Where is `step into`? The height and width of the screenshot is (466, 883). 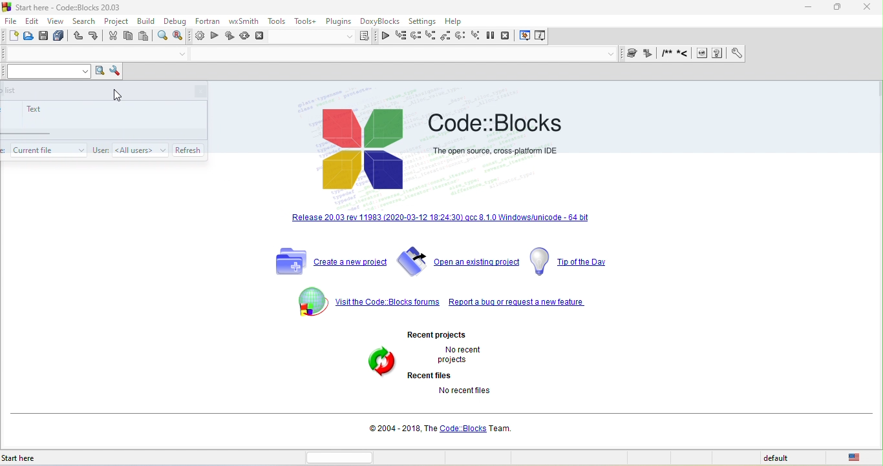 step into is located at coordinates (431, 36).